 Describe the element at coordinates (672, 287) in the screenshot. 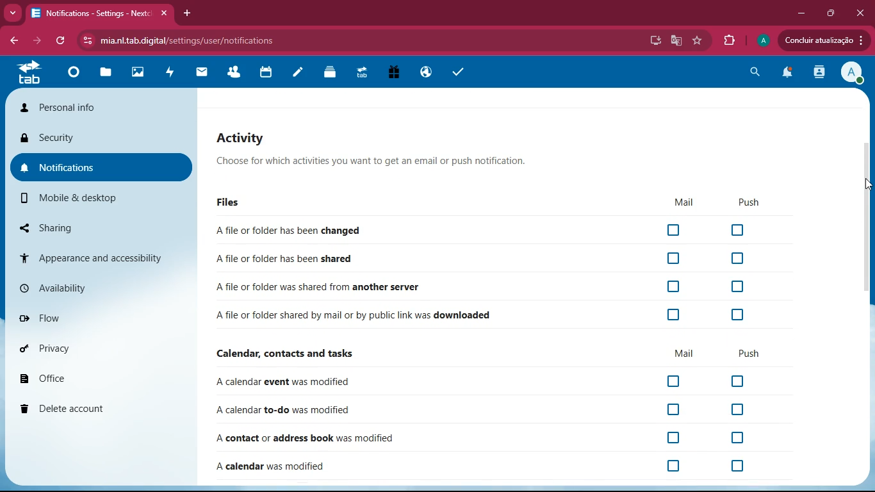

I see `checkbox` at that location.